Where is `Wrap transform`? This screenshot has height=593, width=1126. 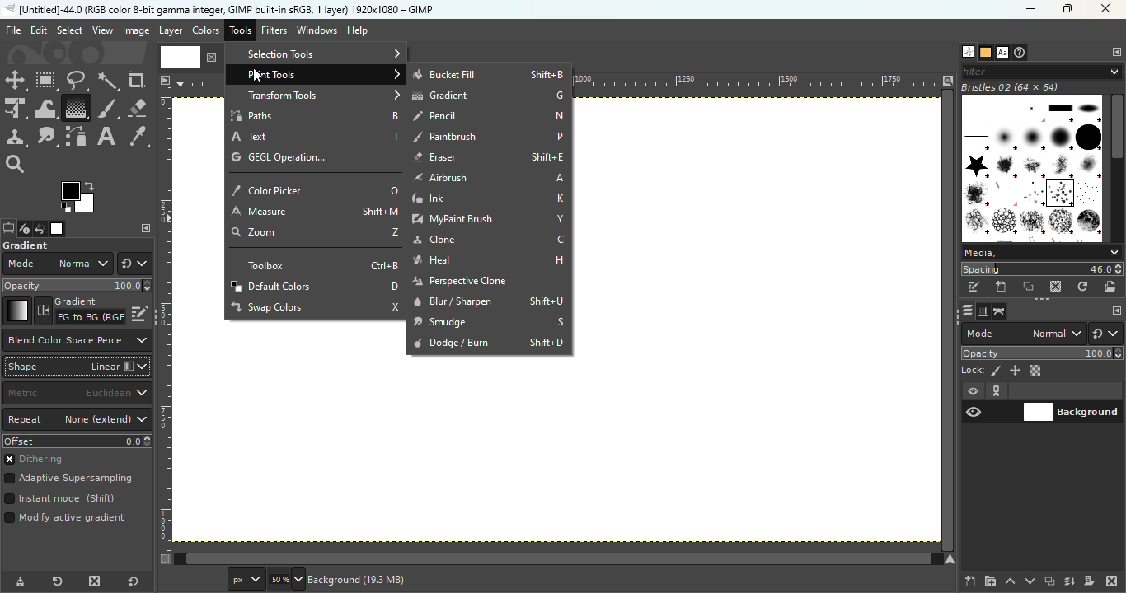 Wrap transform is located at coordinates (44, 108).